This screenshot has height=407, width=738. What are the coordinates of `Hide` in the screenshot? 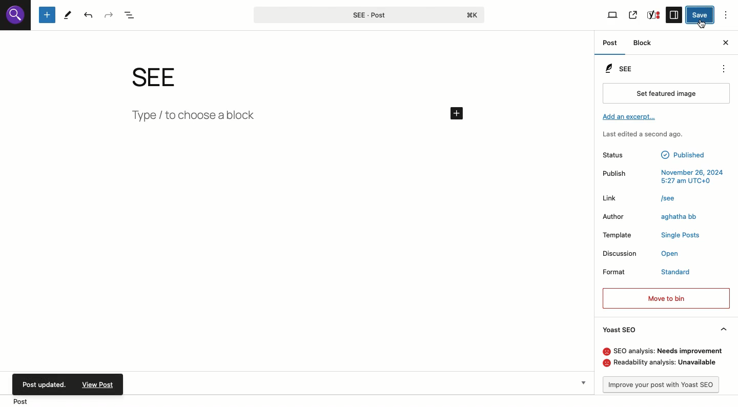 It's located at (724, 329).